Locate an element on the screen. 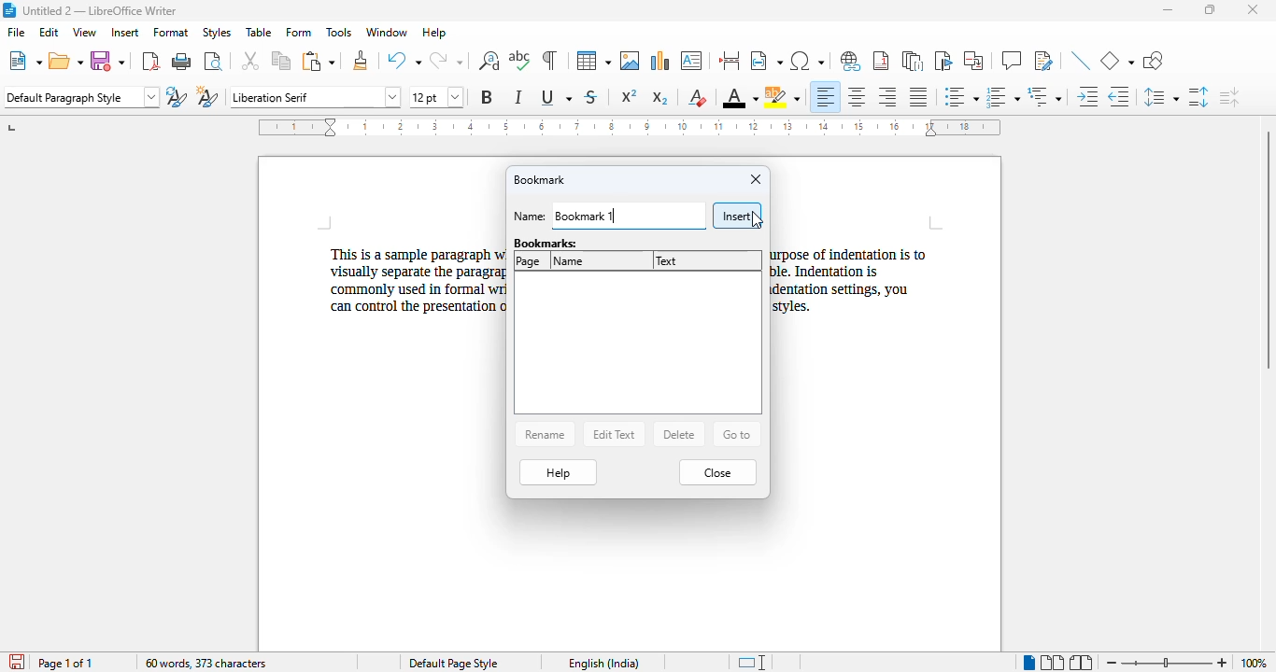 The image size is (1276, 672). underline is located at coordinates (556, 96).